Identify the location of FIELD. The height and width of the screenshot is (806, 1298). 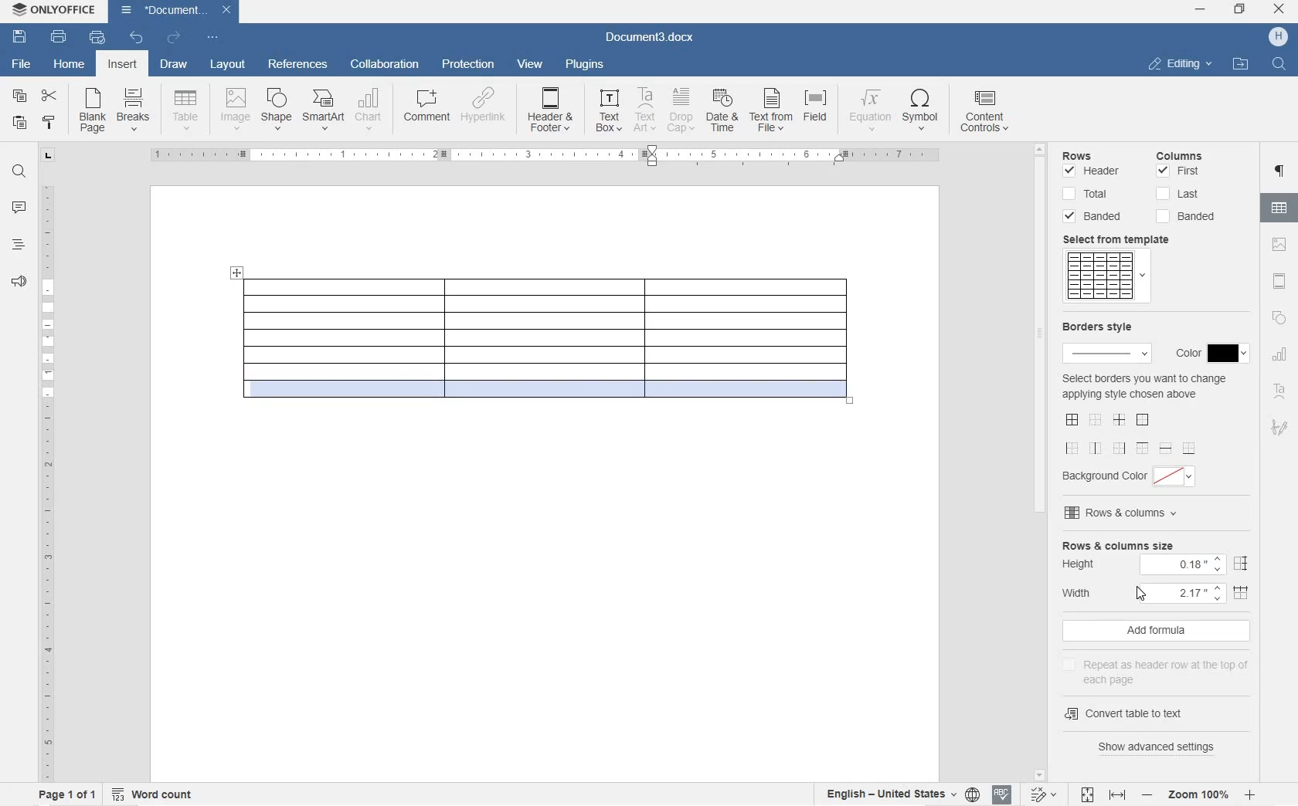
(814, 108).